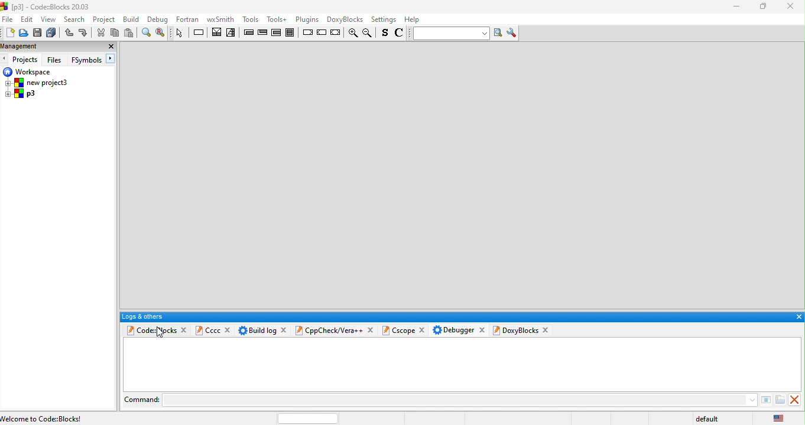 The height and width of the screenshot is (425, 805). What do you see at coordinates (780, 400) in the screenshot?
I see `load from file` at bounding box center [780, 400].